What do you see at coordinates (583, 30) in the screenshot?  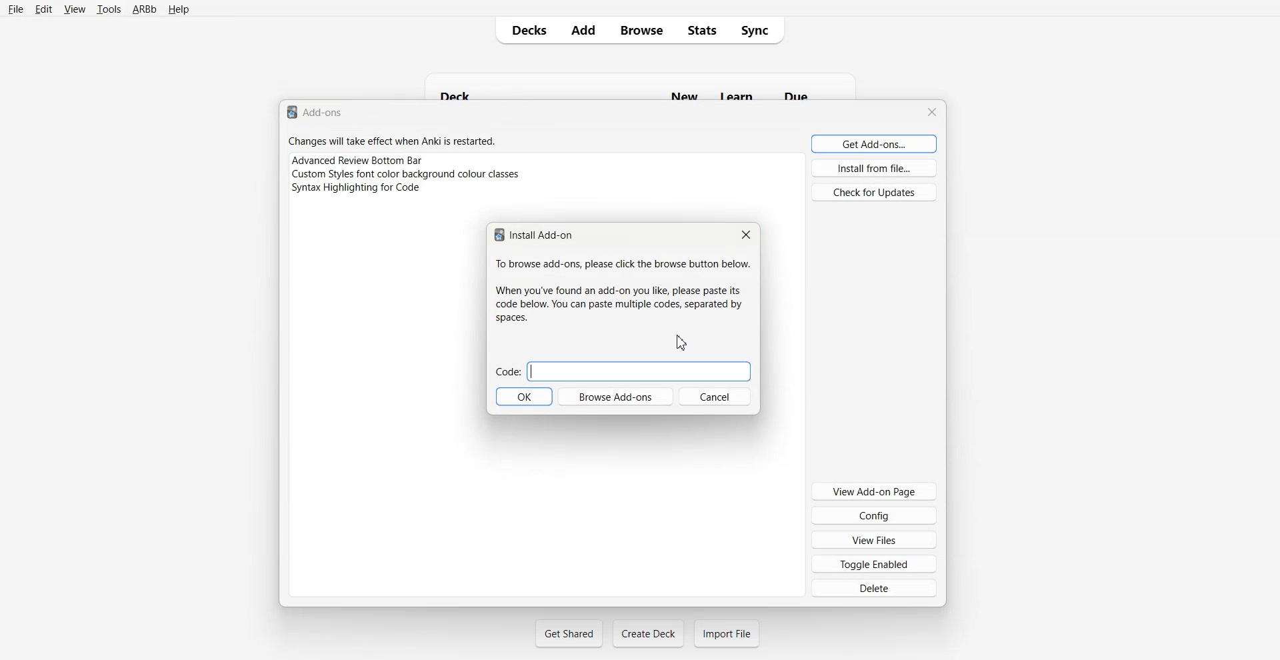 I see `Add` at bounding box center [583, 30].